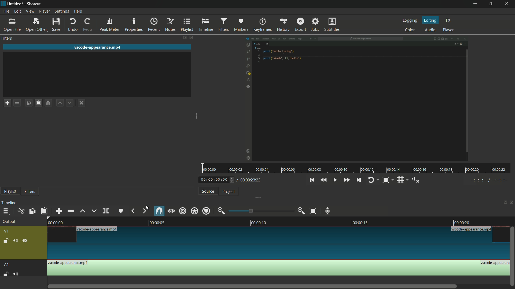 This screenshot has width=515, height=289. I want to click on lift, so click(82, 211).